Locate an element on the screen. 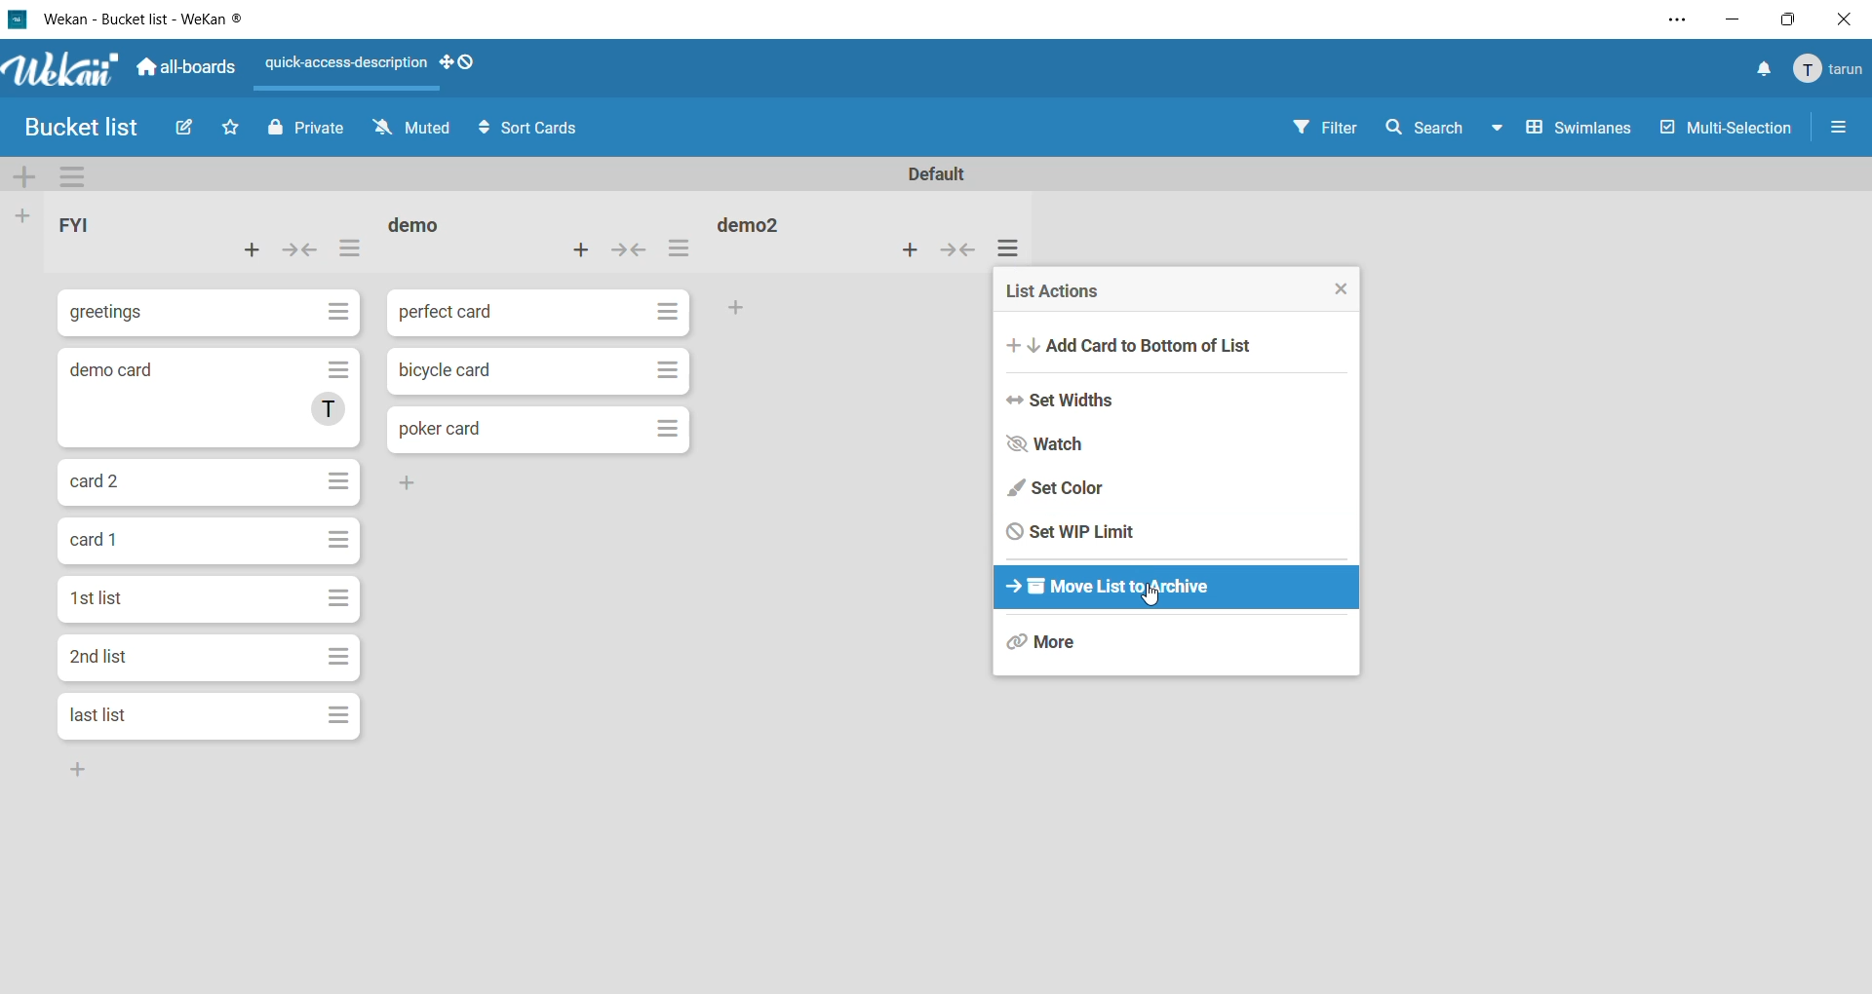 This screenshot has height=994, width=1872. cards is located at coordinates (214, 659).